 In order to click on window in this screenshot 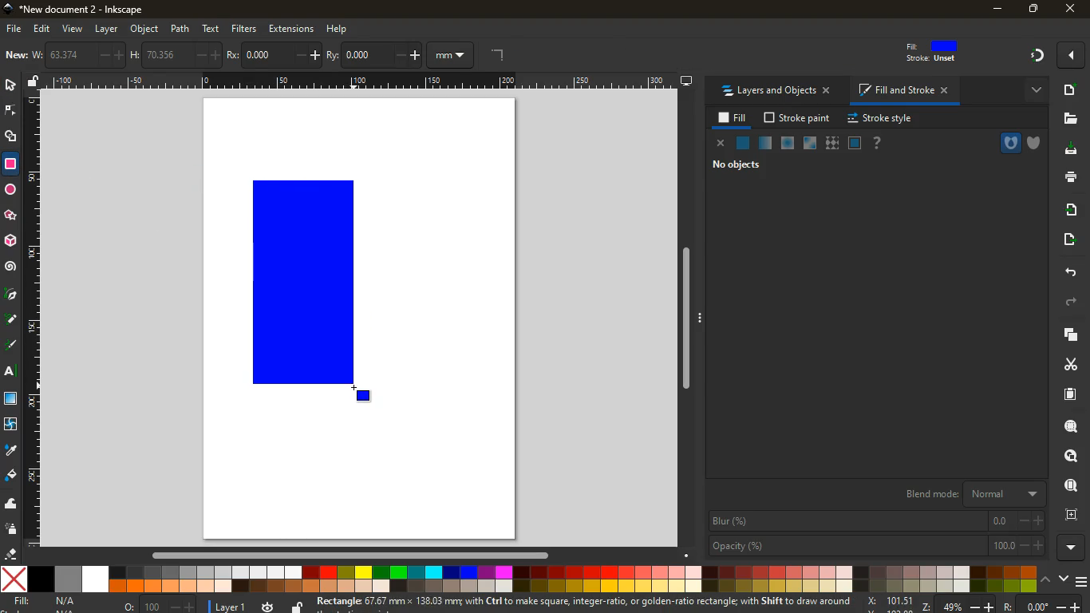, I will do `click(12, 400)`.